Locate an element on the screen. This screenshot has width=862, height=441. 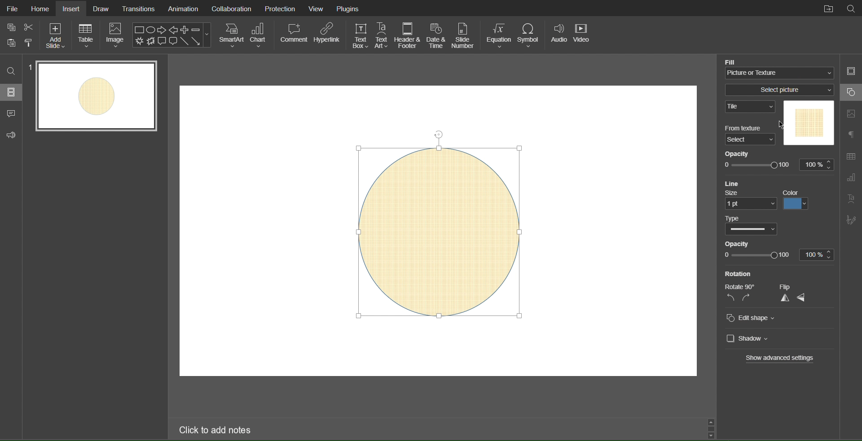
Text Art is located at coordinates (383, 35).